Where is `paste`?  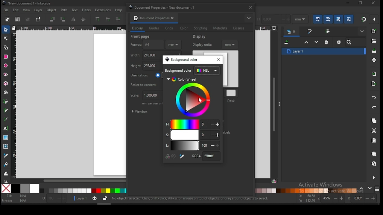 paste is located at coordinates (375, 141).